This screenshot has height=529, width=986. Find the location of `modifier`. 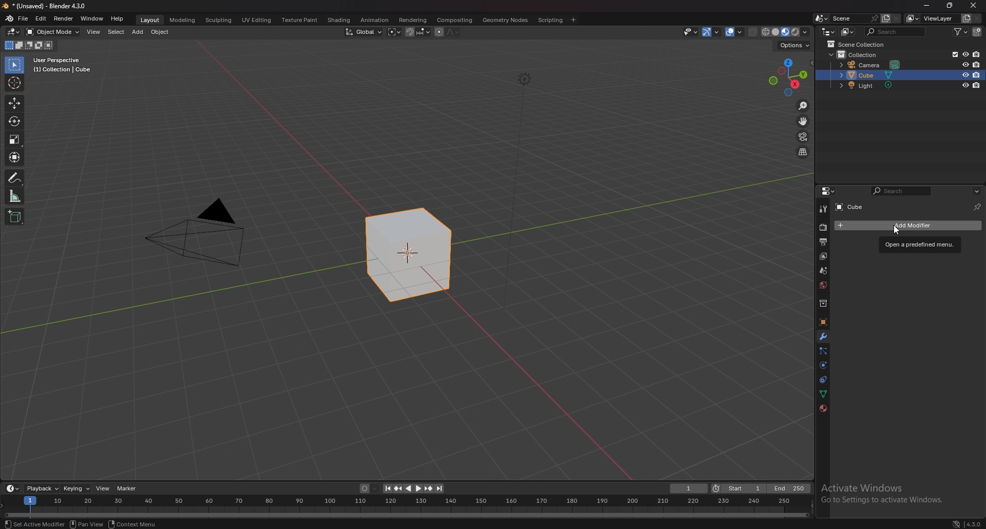

modifier is located at coordinates (822, 337).